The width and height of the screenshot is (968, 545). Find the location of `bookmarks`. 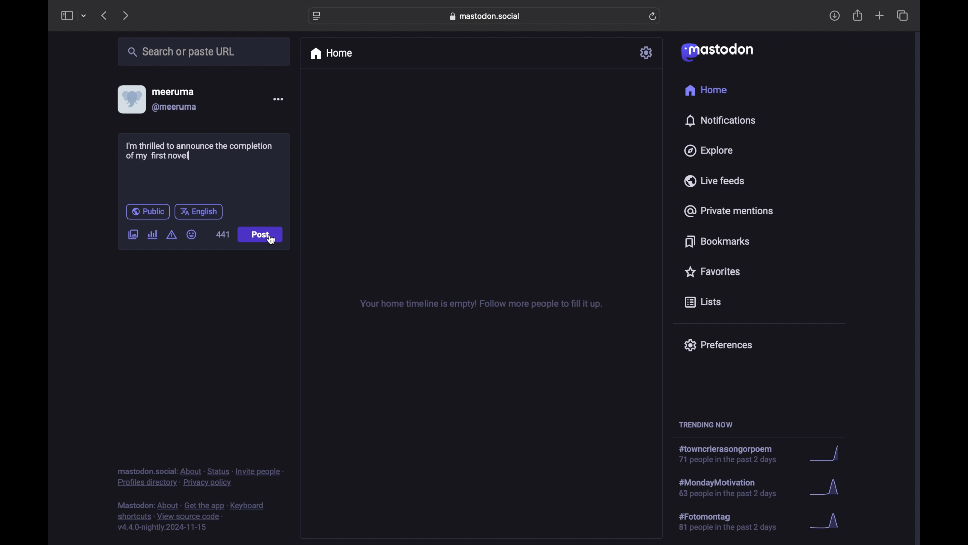

bookmarks is located at coordinates (719, 241).